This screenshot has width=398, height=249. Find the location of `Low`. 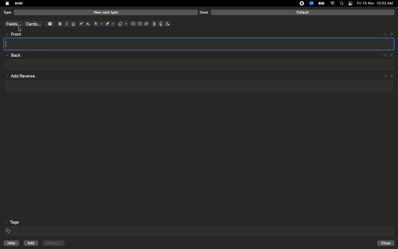

Low is located at coordinates (13, 56).